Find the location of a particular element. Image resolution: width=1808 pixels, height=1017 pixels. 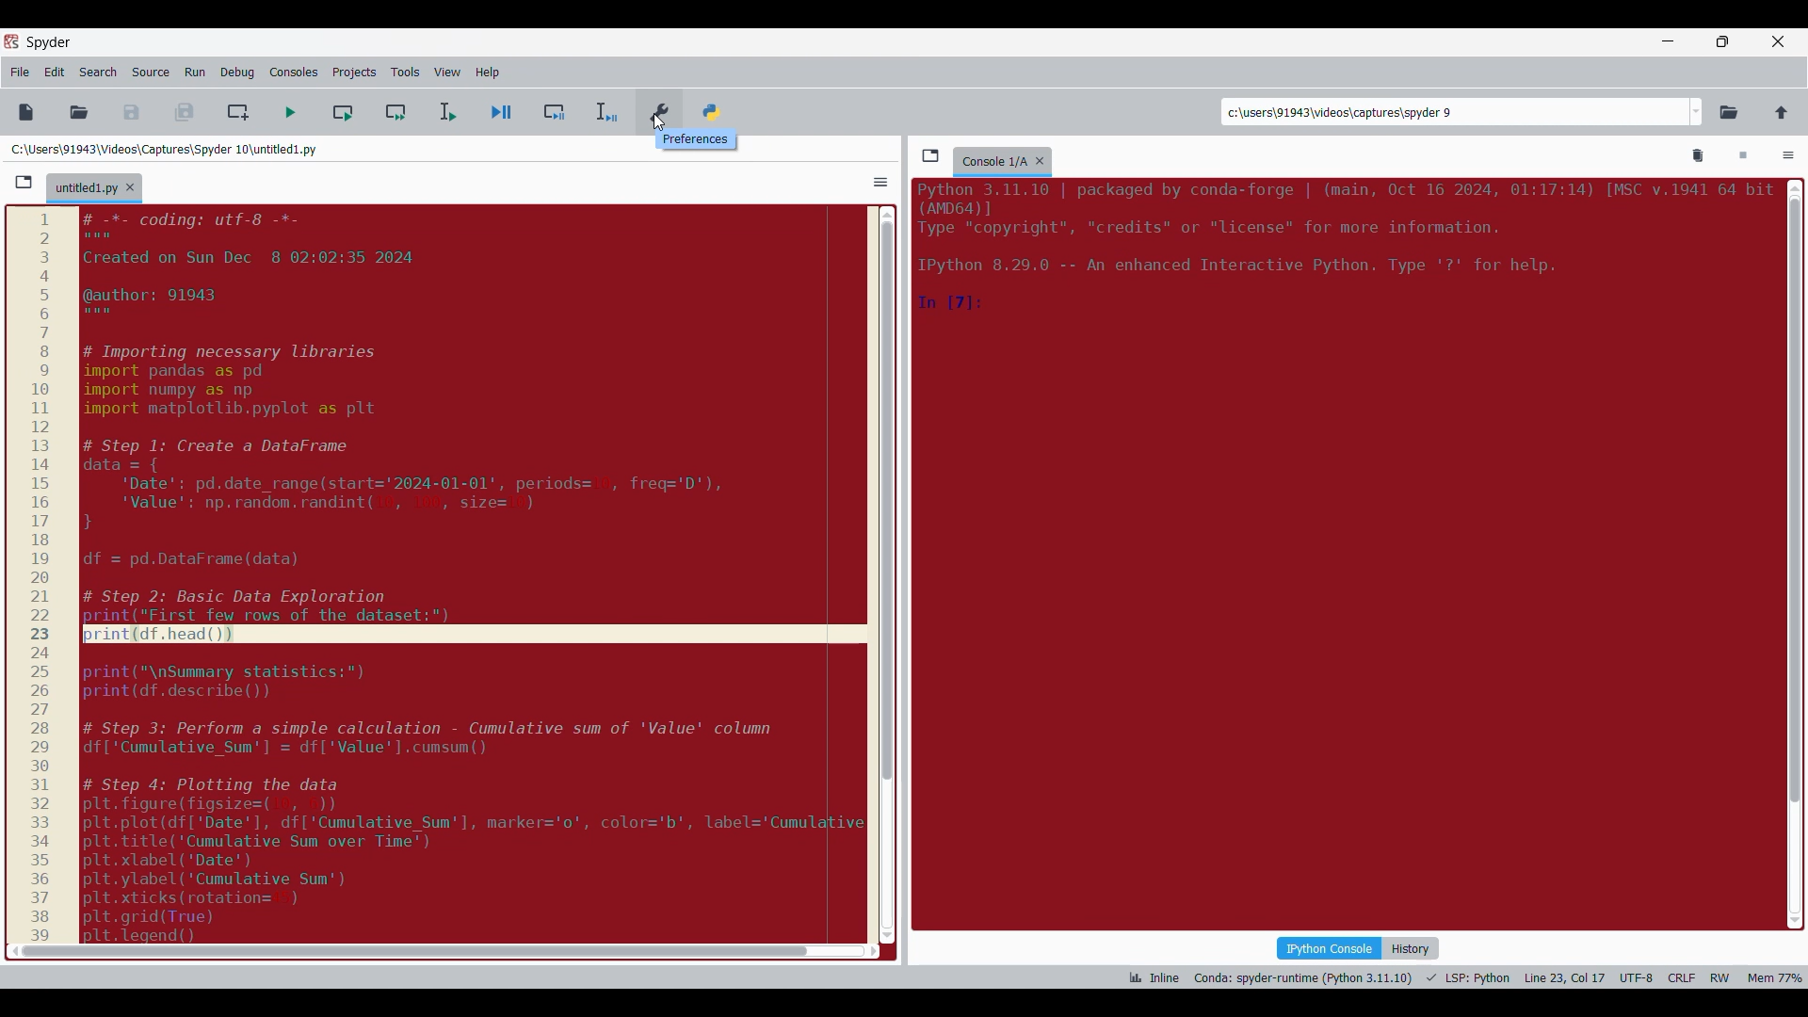

Location options is located at coordinates (1697, 112).